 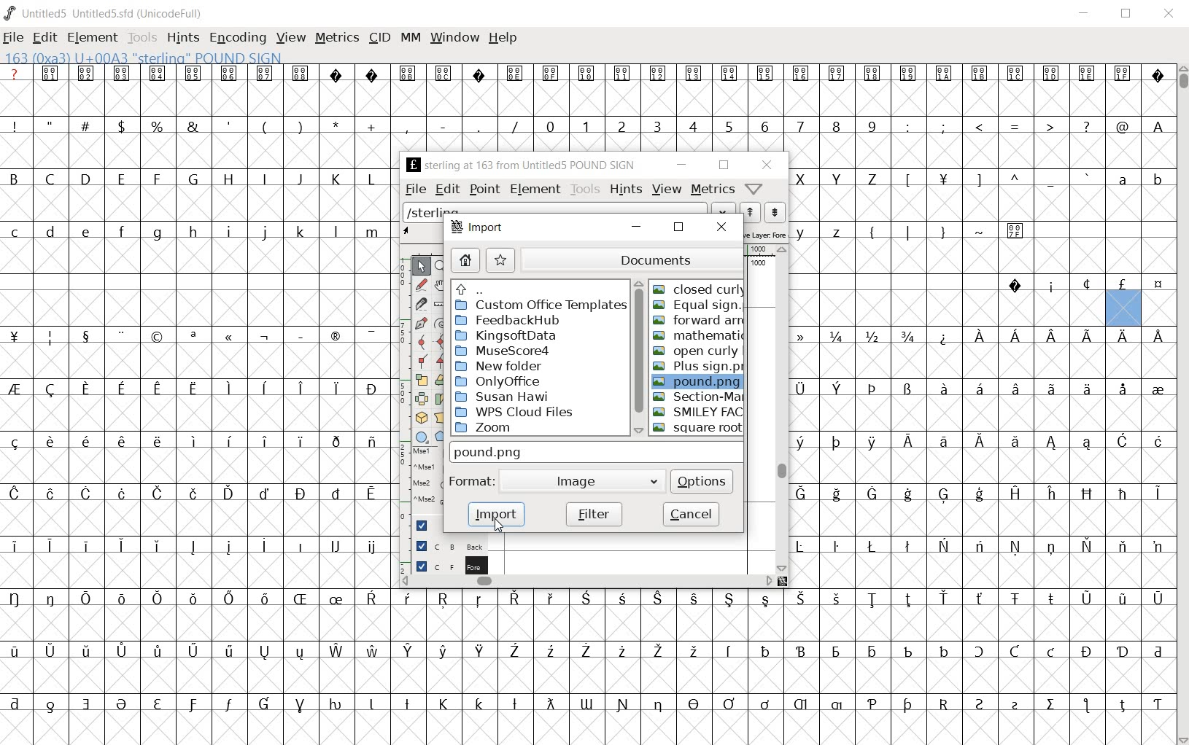 I want to click on Symbol, so click(x=1122, y=598).